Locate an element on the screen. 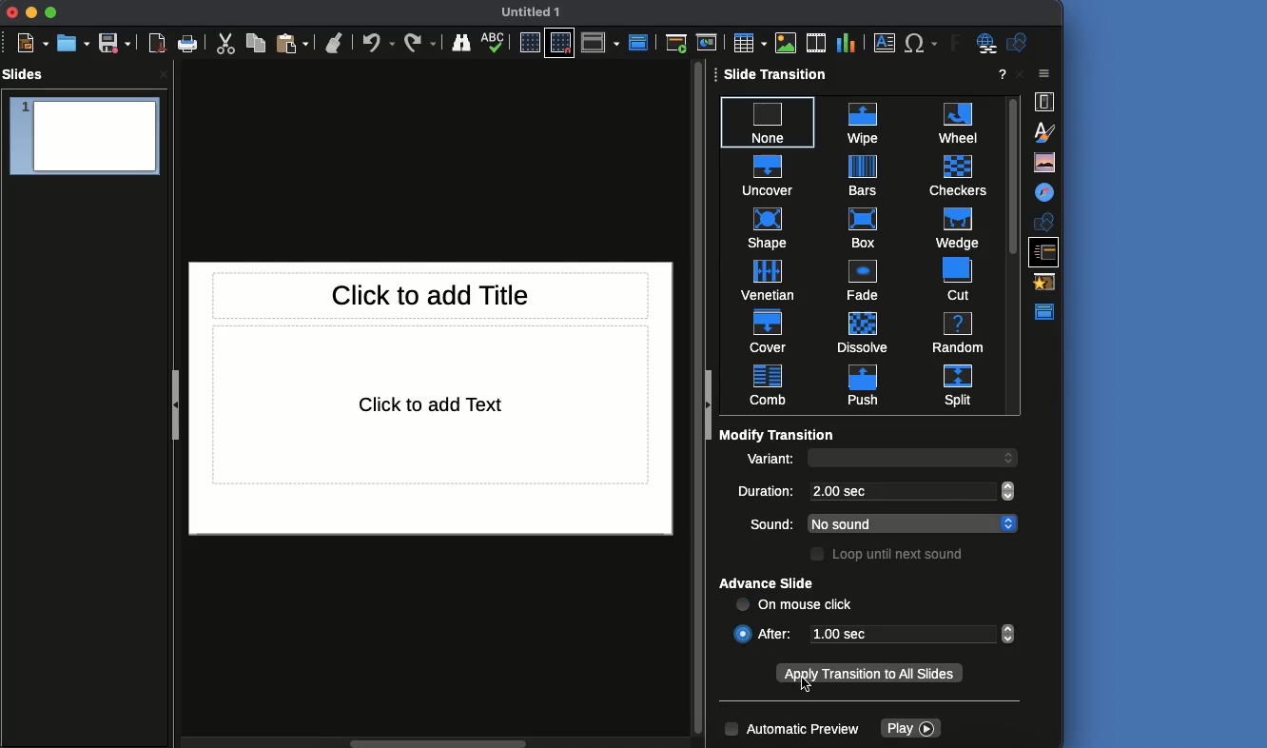 This screenshot has width=1267, height=748. Play is located at coordinates (910, 729).